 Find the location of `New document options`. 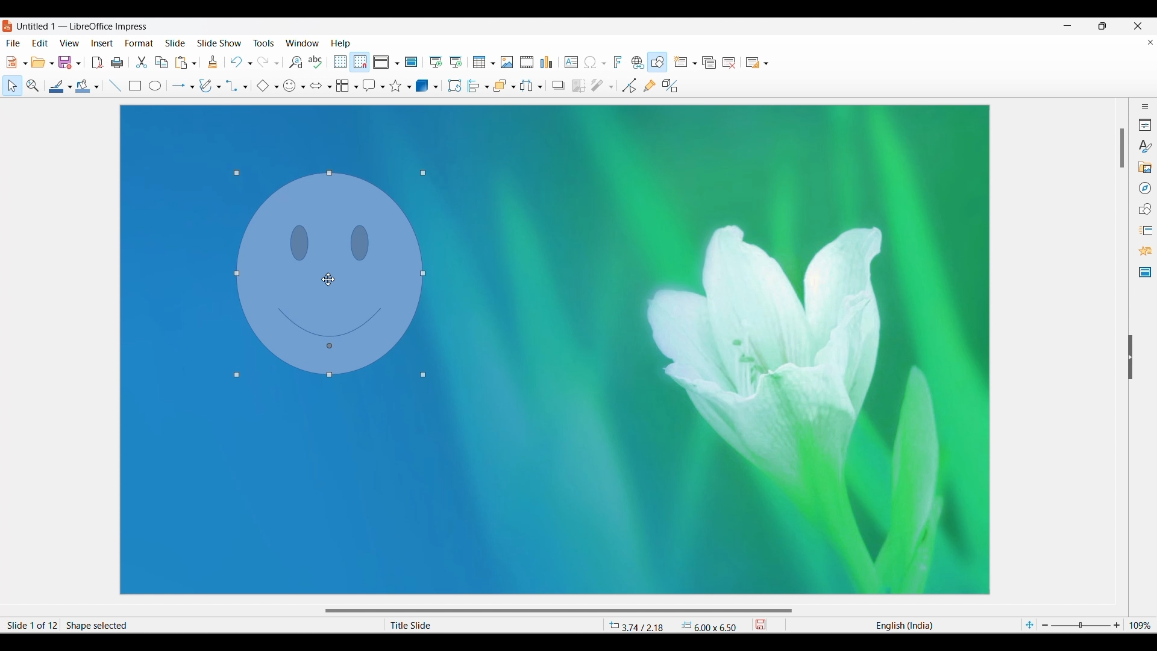

New document options is located at coordinates (25, 63).